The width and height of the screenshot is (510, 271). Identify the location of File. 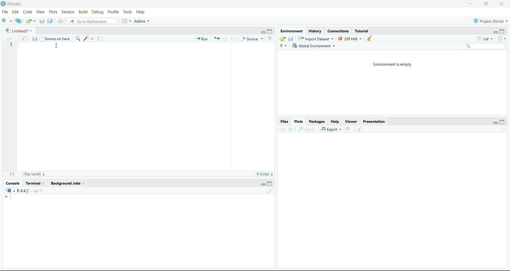
(6, 12).